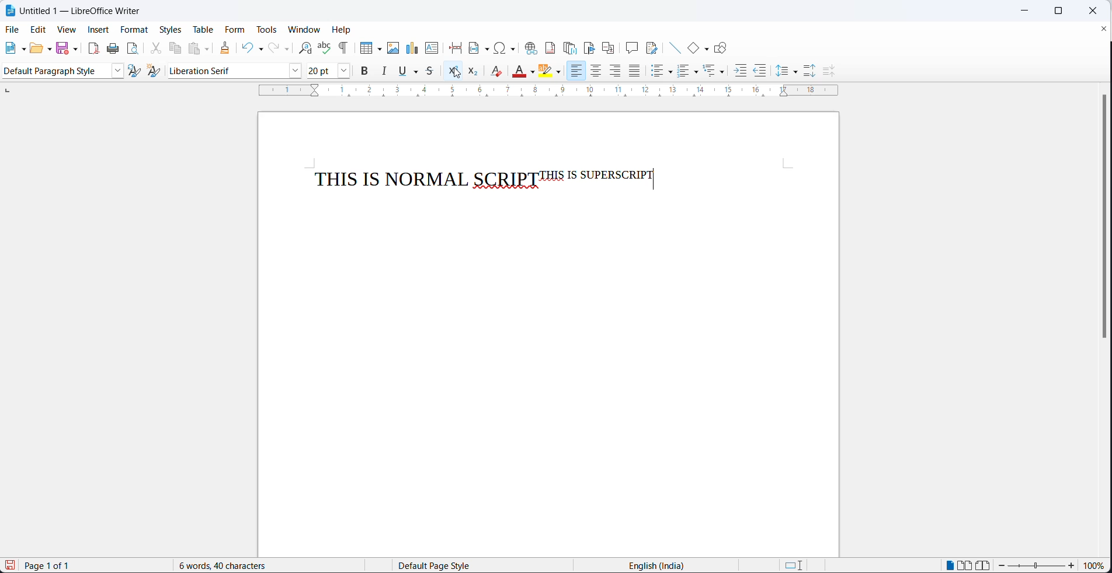 The height and width of the screenshot is (573, 1112). Describe the element at coordinates (672, 46) in the screenshot. I see `insert line` at that location.